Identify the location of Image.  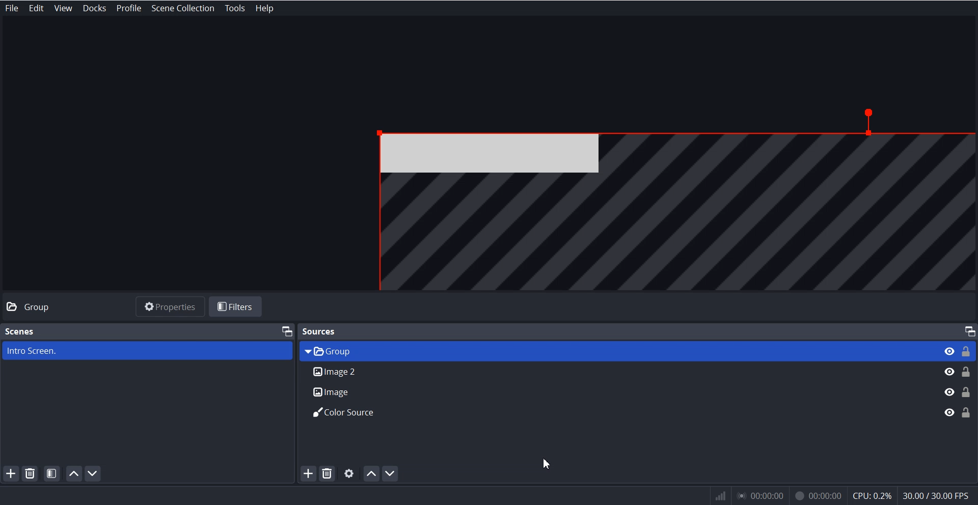
(617, 392).